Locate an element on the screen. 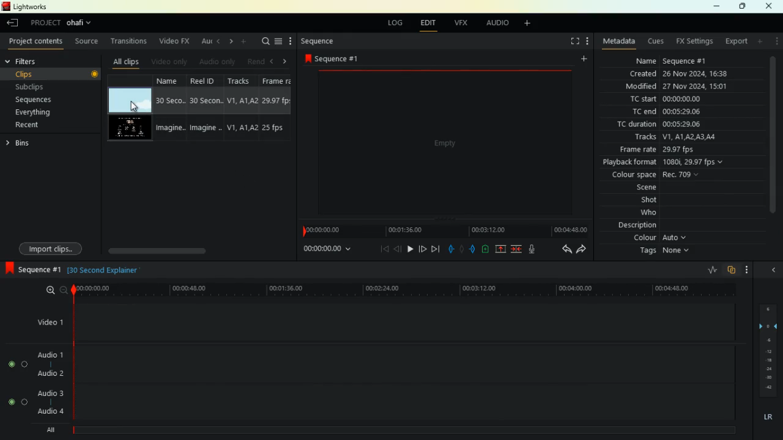  toggle is located at coordinates (12, 364).